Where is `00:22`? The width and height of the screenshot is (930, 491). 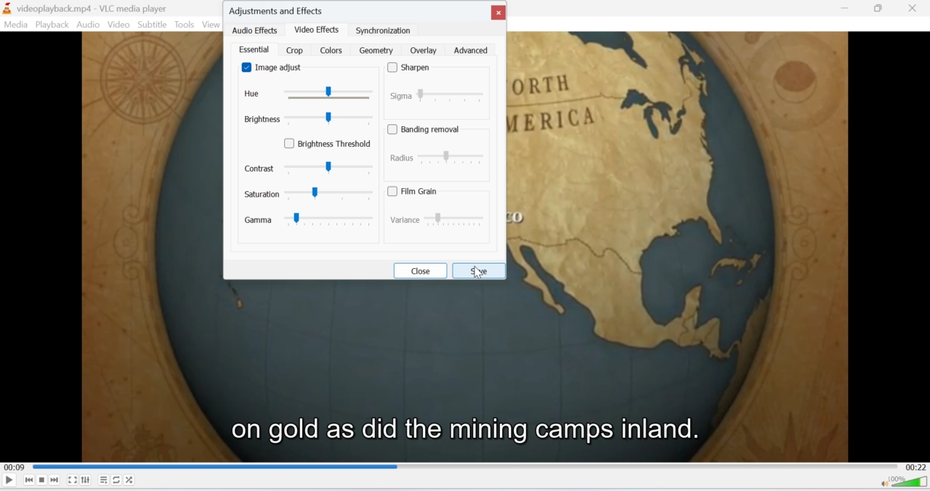
00:22 is located at coordinates (916, 466).